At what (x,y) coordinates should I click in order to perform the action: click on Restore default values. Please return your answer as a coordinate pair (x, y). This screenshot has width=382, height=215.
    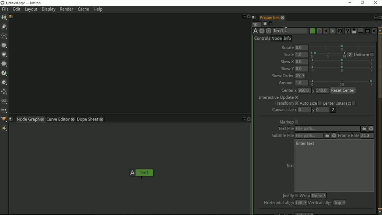
    Looking at the image, I should click on (340, 31).